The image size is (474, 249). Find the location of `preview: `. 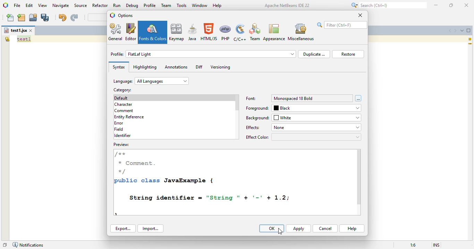

preview:  is located at coordinates (122, 145).